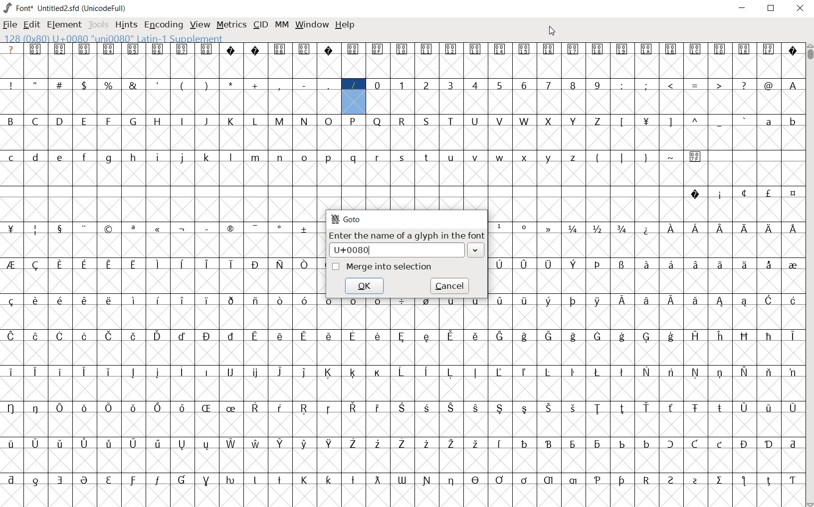 The width and height of the screenshot is (814, 507). Describe the element at coordinates (769, 445) in the screenshot. I see `glyph` at that location.